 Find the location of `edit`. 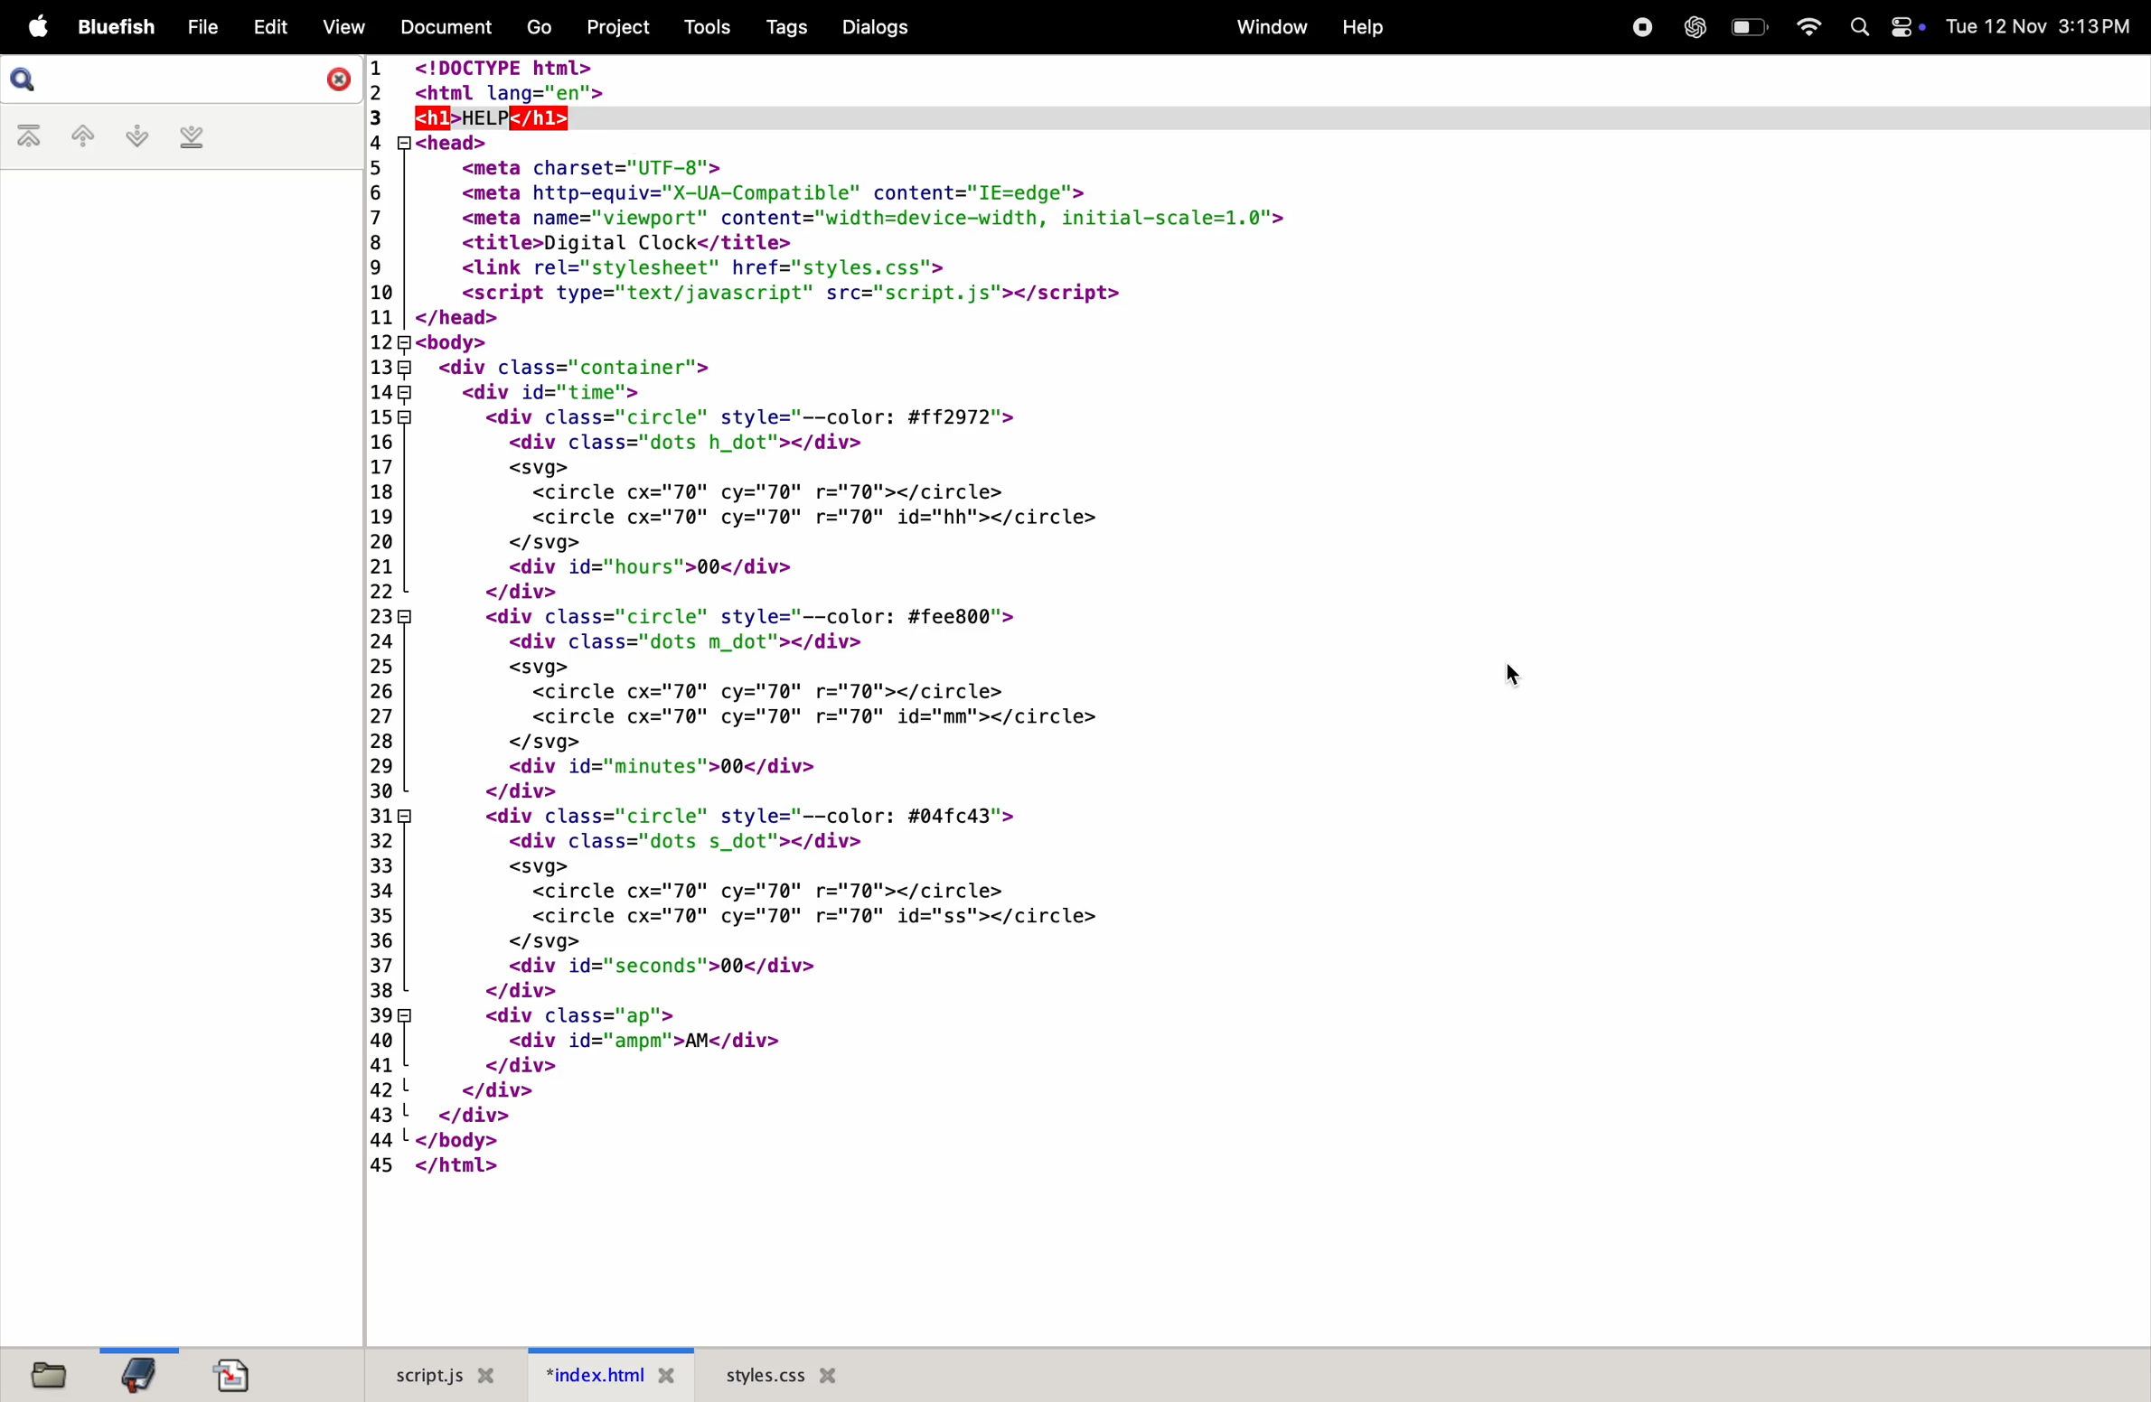

edit is located at coordinates (269, 24).